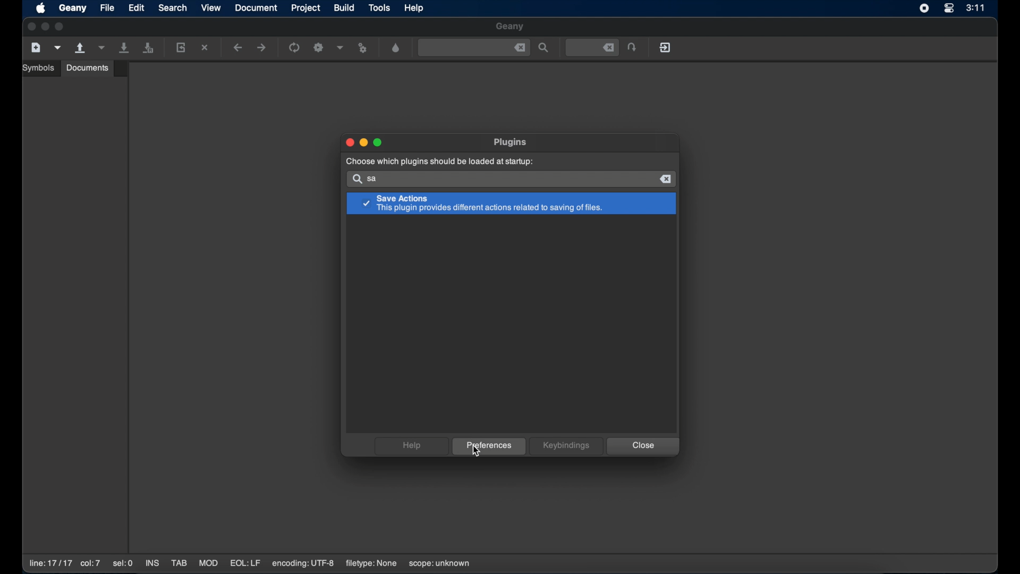  I want to click on choose which plugins should be loaded at startup, so click(438, 162).